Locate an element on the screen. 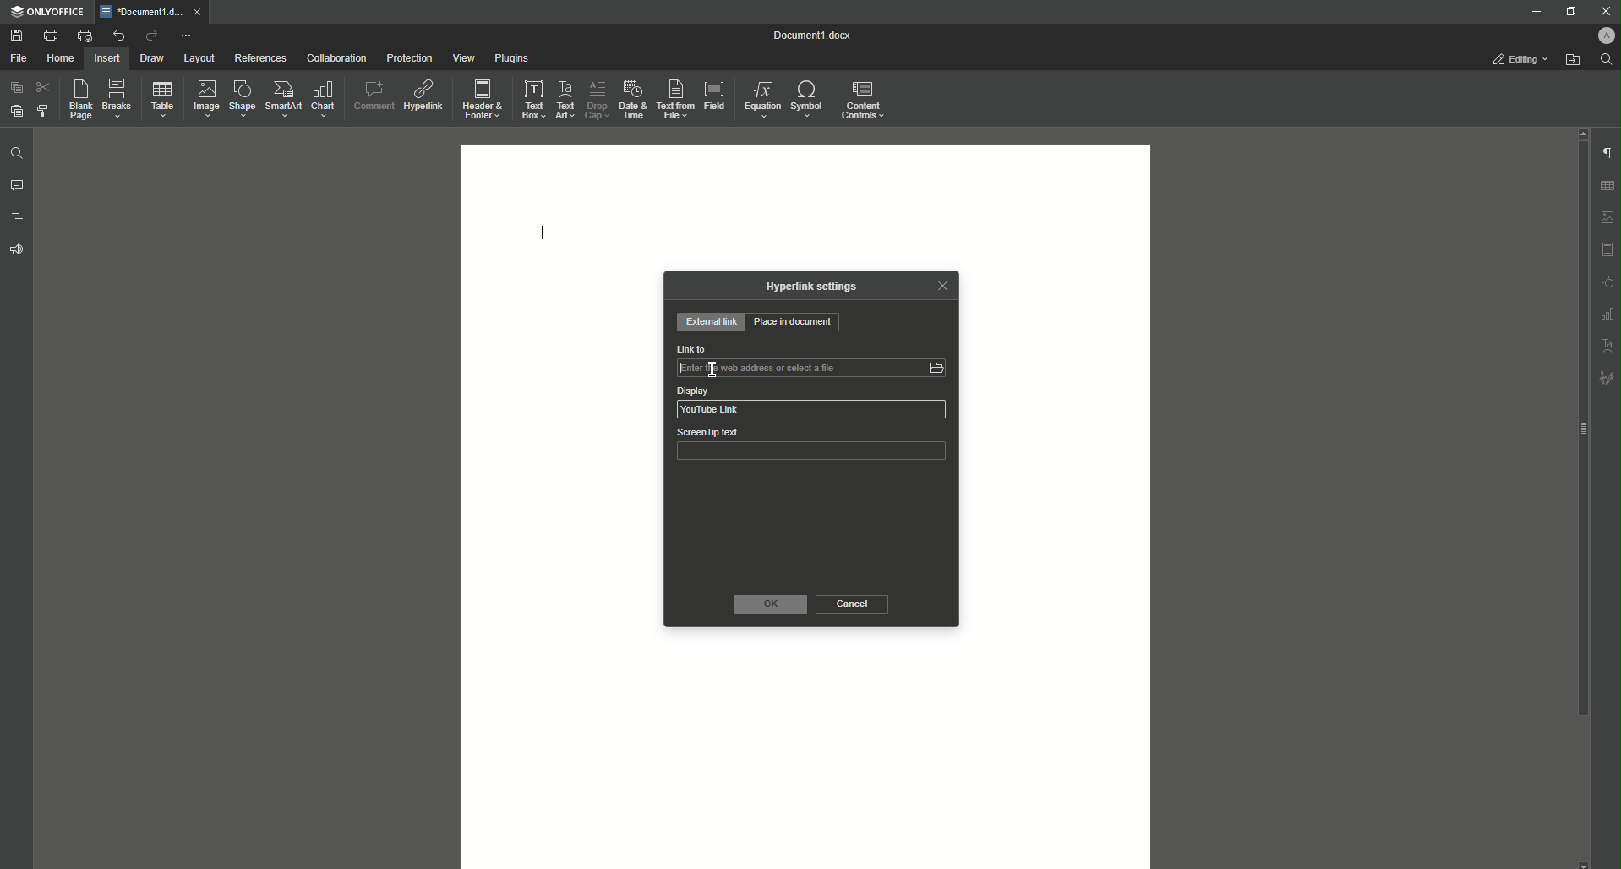  Document1.docx is located at coordinates (816, 35).